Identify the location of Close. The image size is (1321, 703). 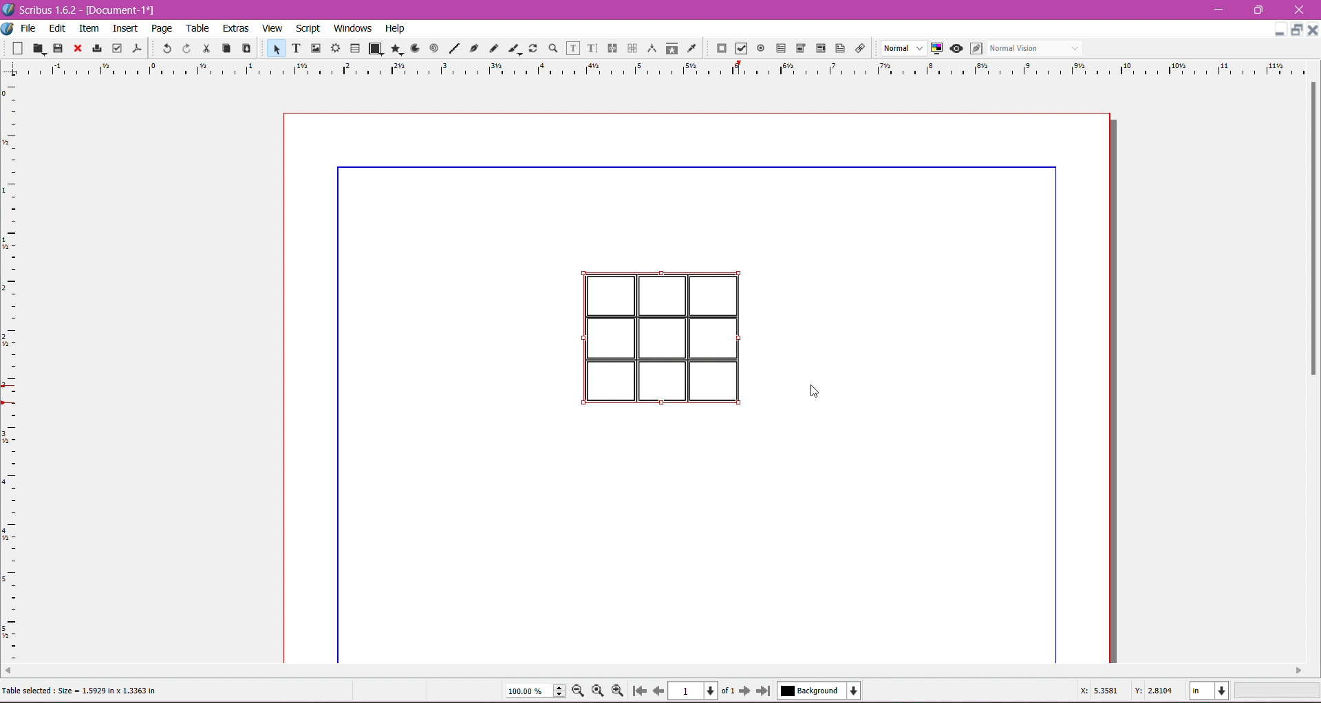
(76, 49).